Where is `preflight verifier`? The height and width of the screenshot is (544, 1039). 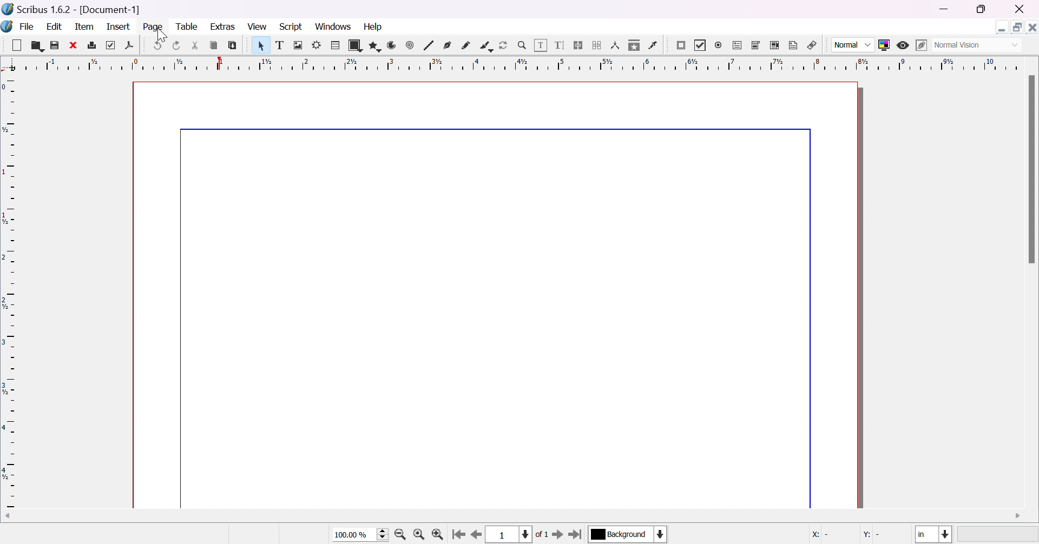
preflight verifier is located at coordinates (114, 44).